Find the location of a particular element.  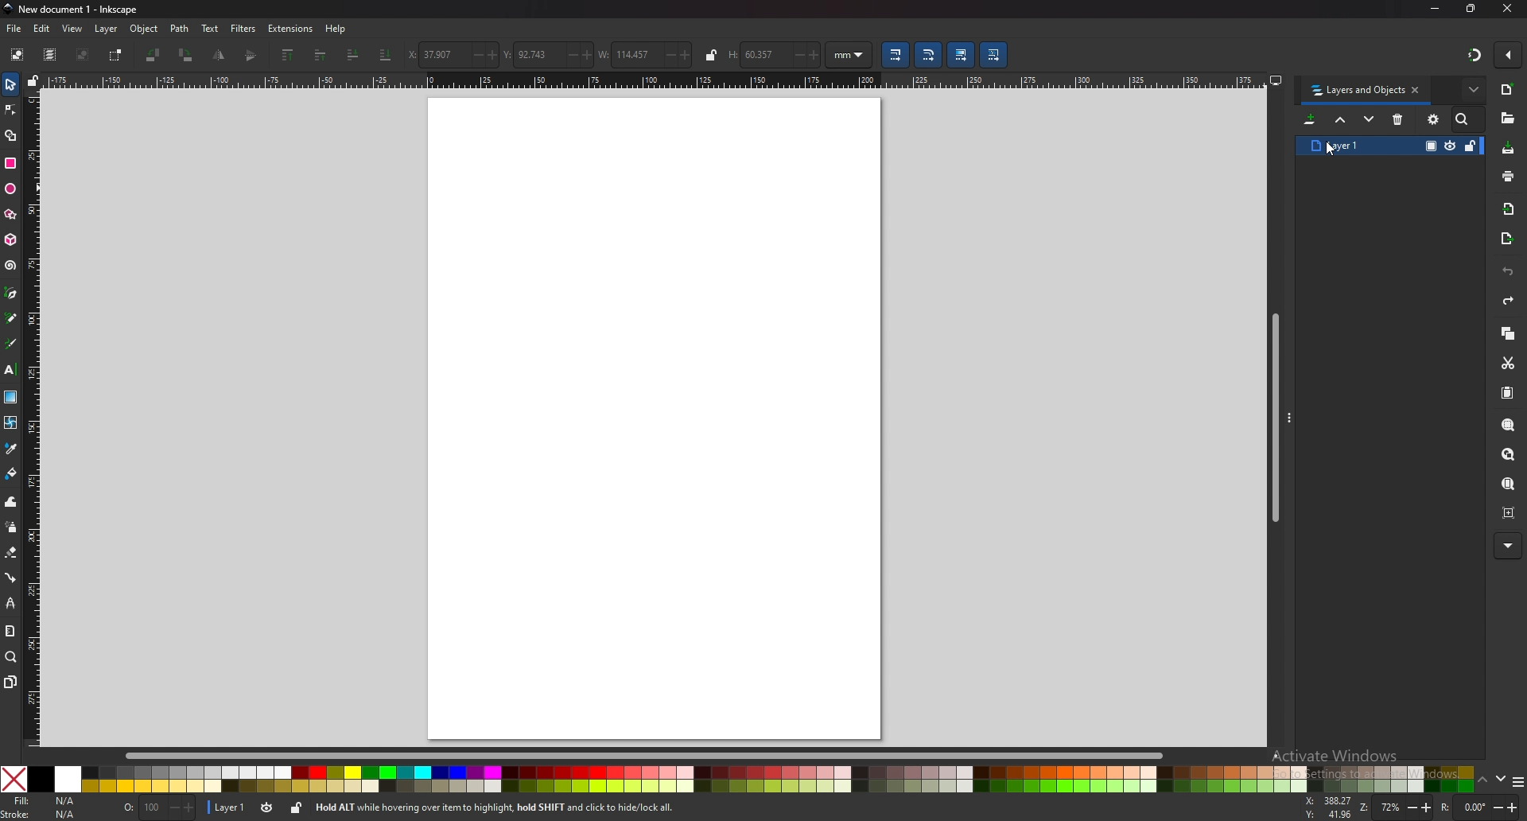

rotate 90 degree ccw is located at coordinates (153, 56).